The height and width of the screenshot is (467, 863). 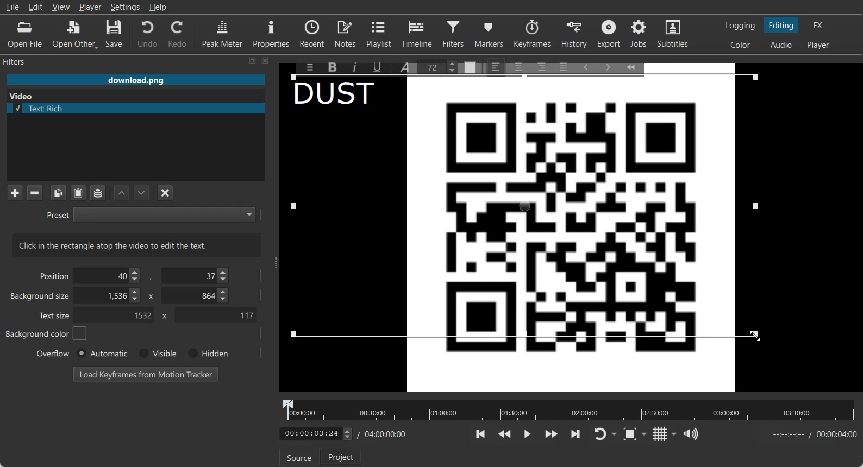 I want to click on Text size X- Co-ordinate, so click(x=117, y=316).